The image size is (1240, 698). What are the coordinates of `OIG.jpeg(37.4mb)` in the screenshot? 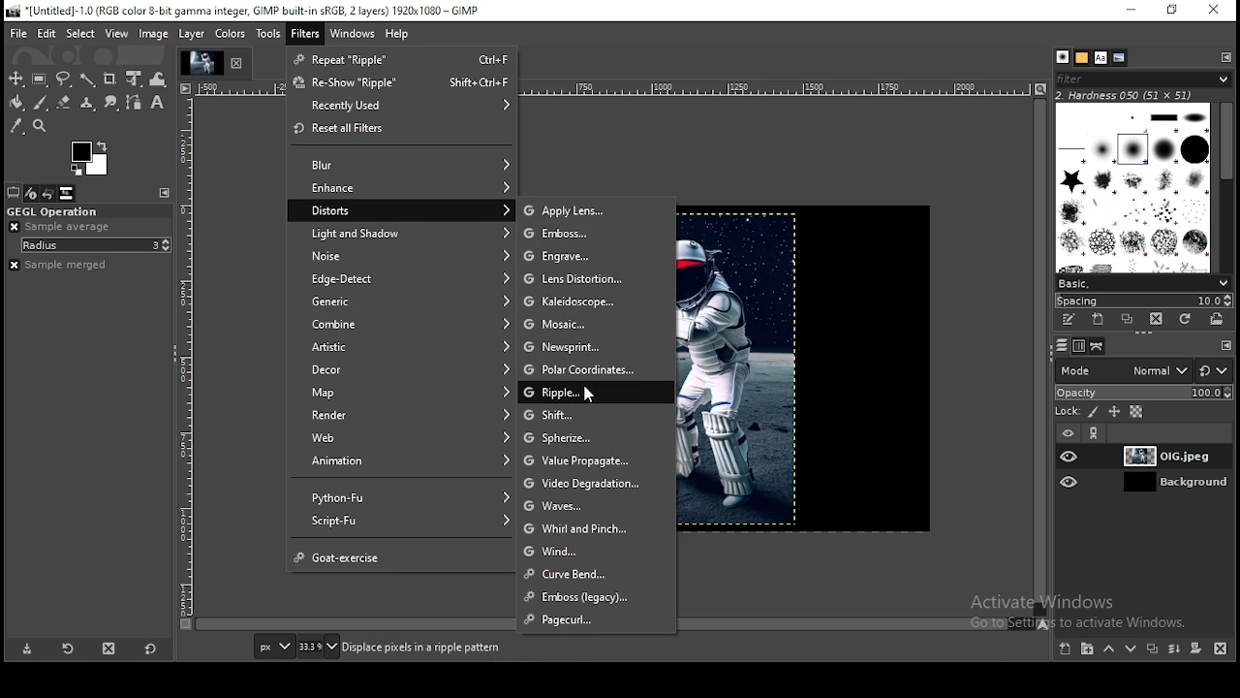 It's located at (421, 648).